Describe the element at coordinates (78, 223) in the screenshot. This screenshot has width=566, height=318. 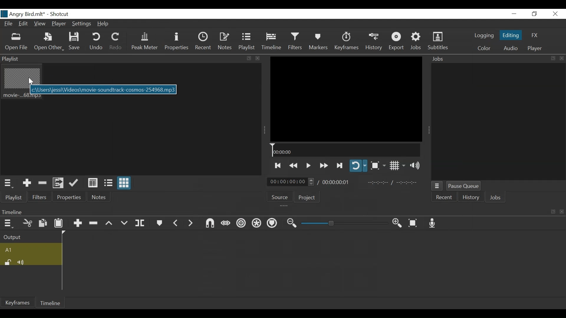
I see `Append` at that location.